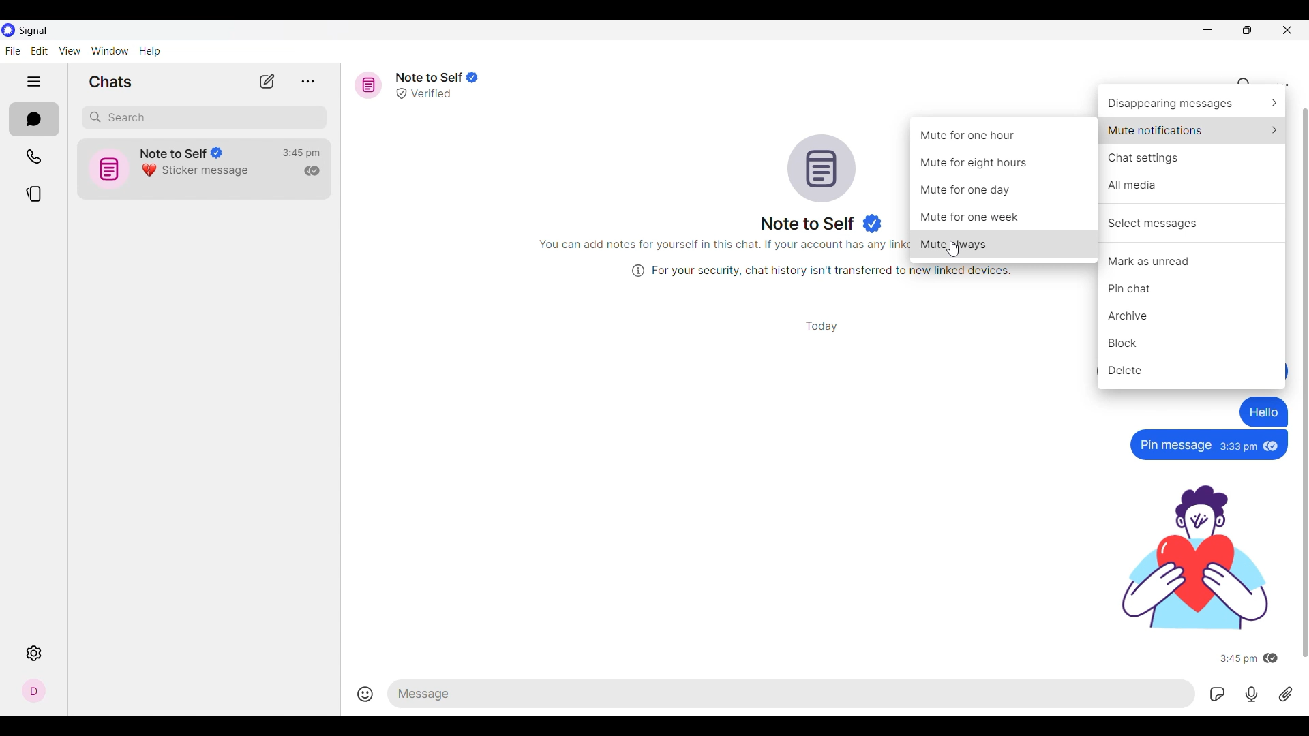 The height and width of the screenshot is (736, 1309). What do you see at coordinates (1192, 130) in the screenshot?
I see `Mute notification options, highlighted by cursor` at bounding box center [1192, 130].